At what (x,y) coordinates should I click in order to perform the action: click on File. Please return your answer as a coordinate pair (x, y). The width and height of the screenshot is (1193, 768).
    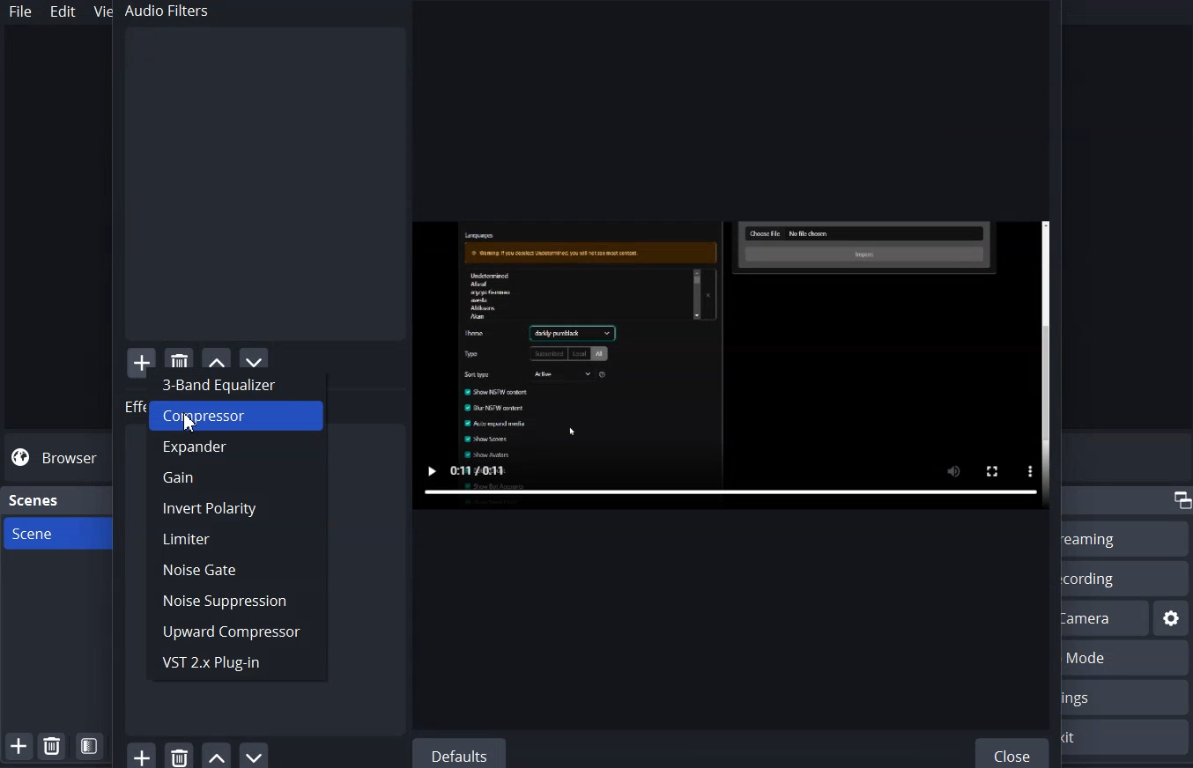
    Looking at the image, I should click on (20, 11).